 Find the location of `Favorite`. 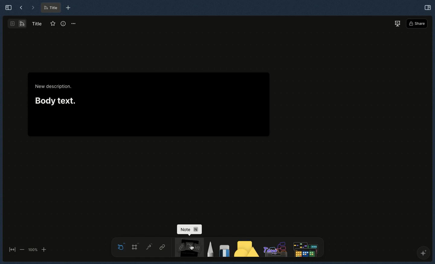

Favorite is located at coordinates (52, 24).